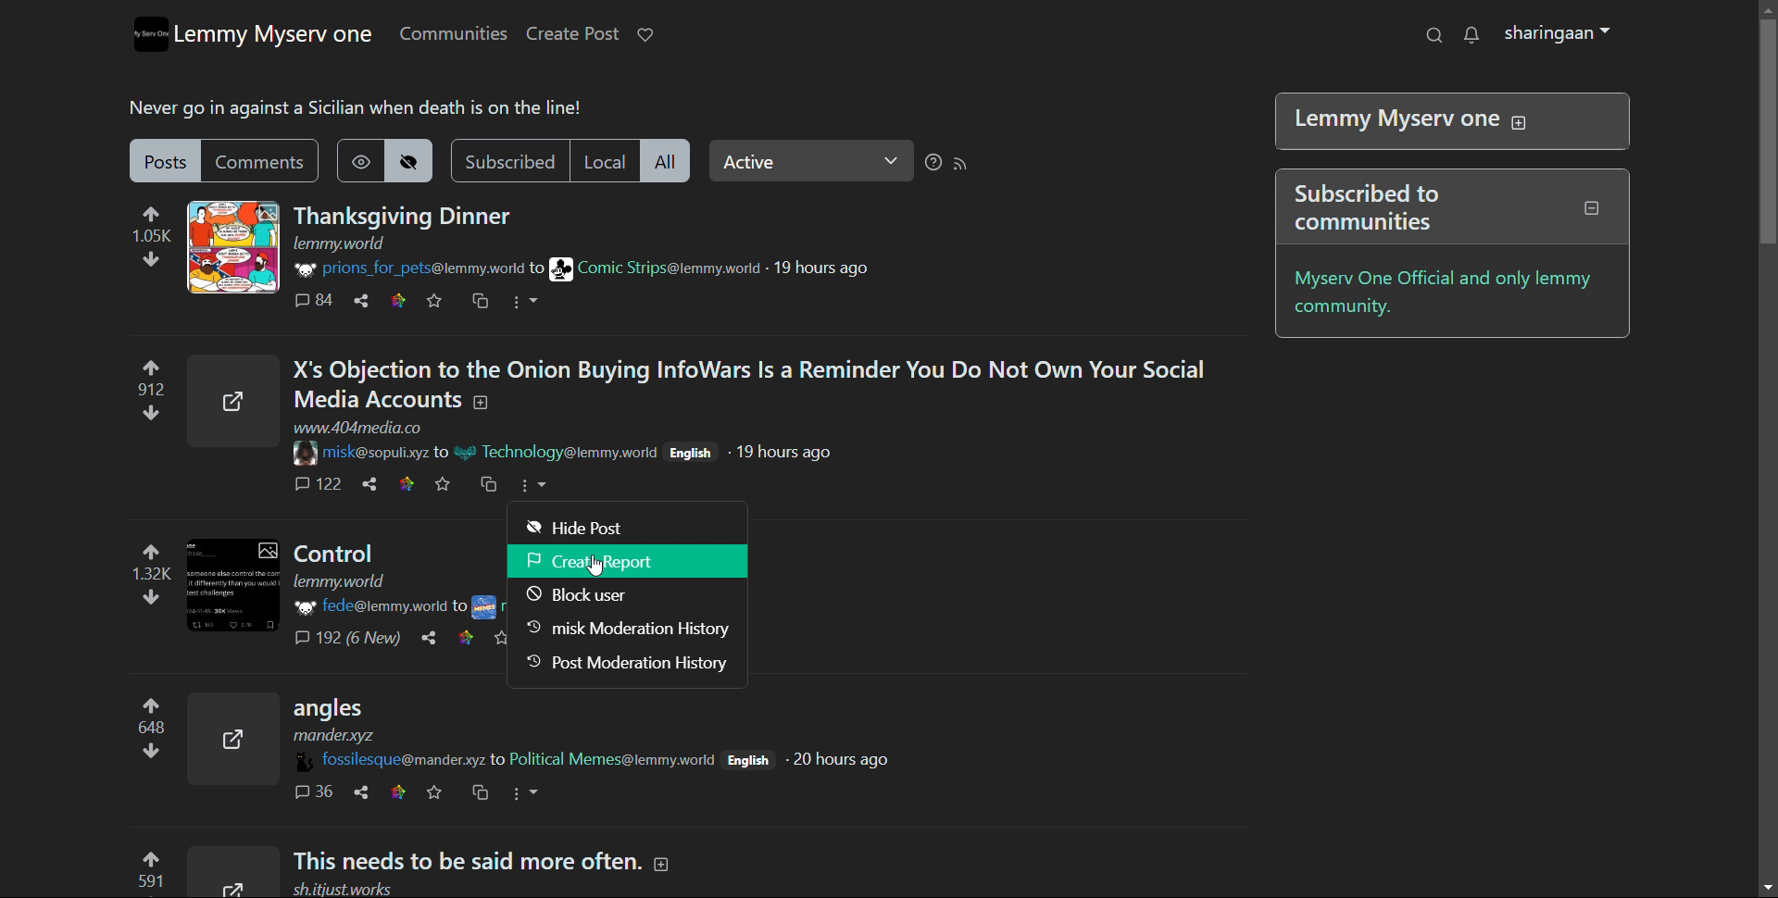 The image size is (1778, 898). What do you see at coordinates (453, 33) in the screenshot?
I see `communities` at bounding box center [453, 33].